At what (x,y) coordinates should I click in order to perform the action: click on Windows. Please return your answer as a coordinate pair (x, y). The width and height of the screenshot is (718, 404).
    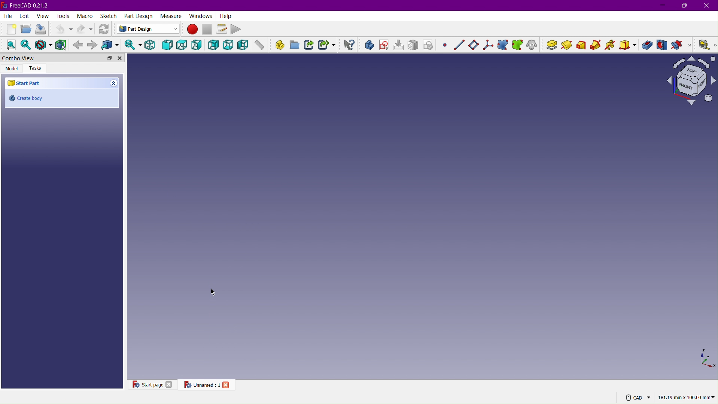
    Looking at the image, I should click on (109, 16).